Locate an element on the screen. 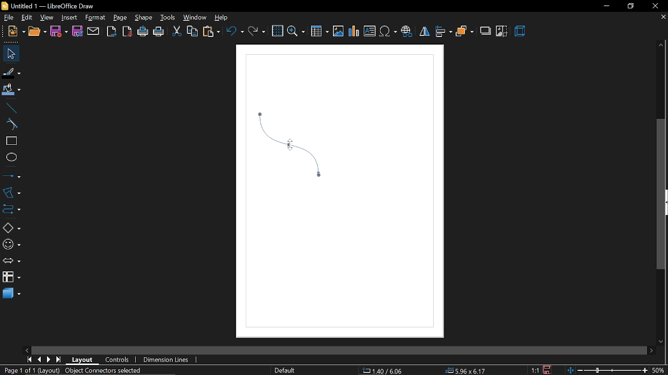 This screenshot has height=375, width=668. dimension lines is located at coordinates (168, 360).